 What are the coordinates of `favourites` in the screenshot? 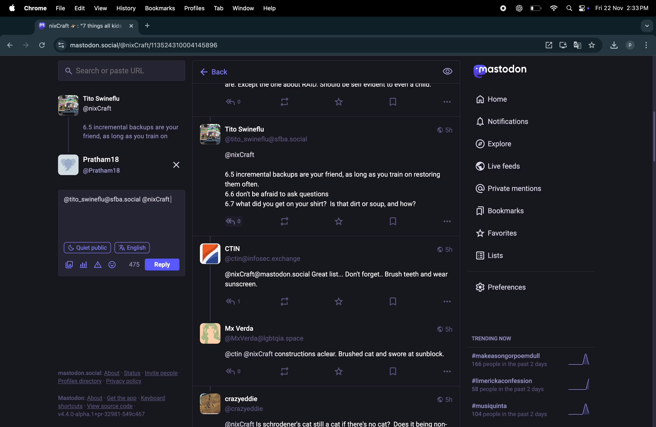 It's located at (338, 222).